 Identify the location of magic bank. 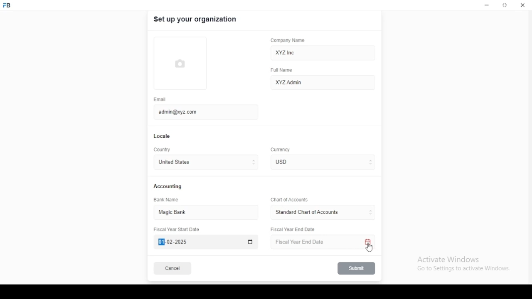
(176, 213).